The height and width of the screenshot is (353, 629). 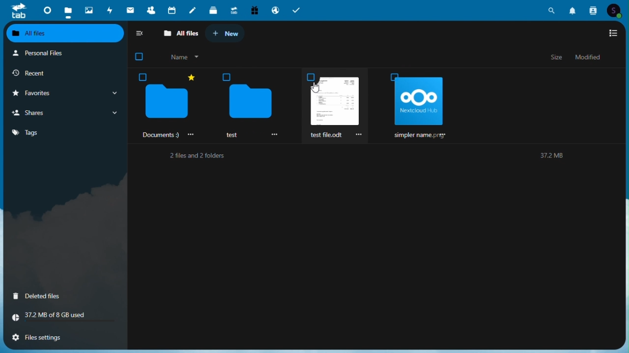 I want to click on All files, so click(x=64, y=33).